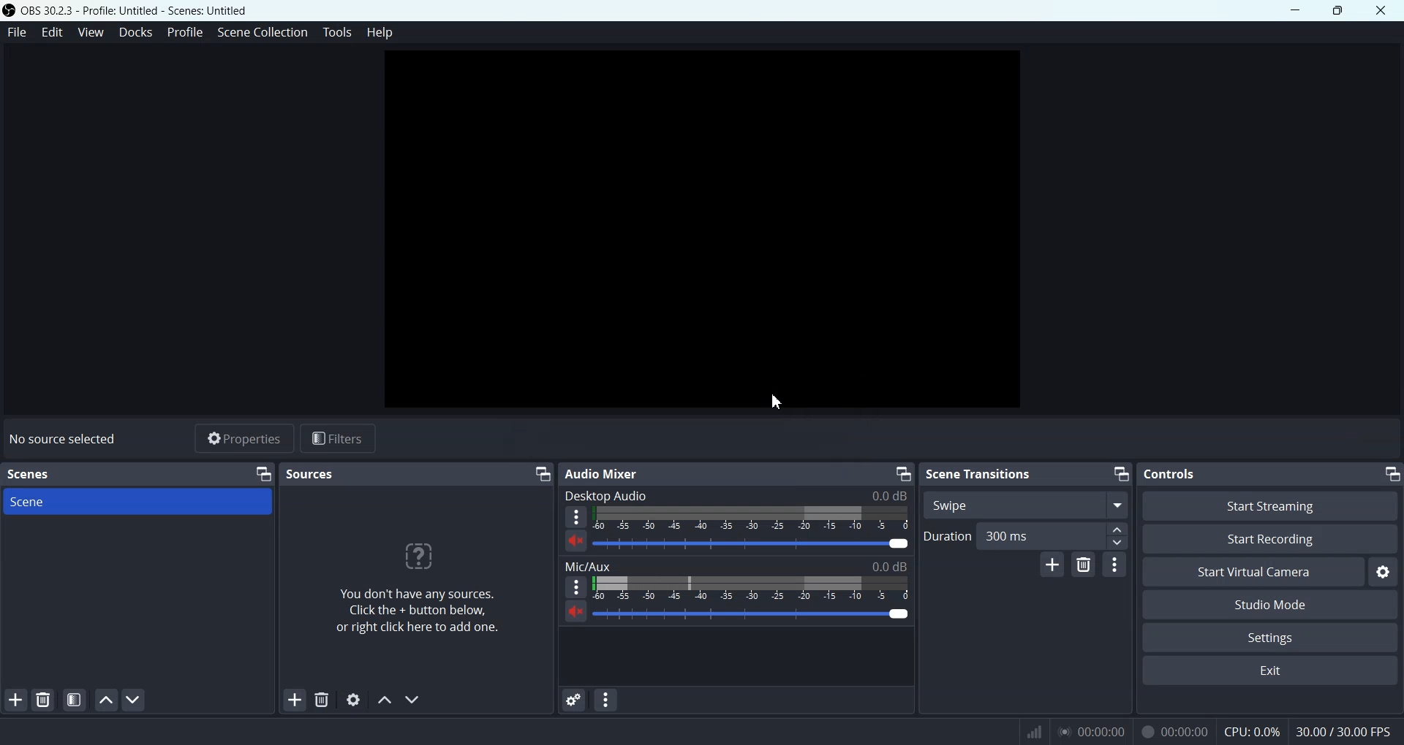  What do you see at coordinates (384, 700) in the screenshot?
I see `Move Source Up` at bounding box center [384, 700].